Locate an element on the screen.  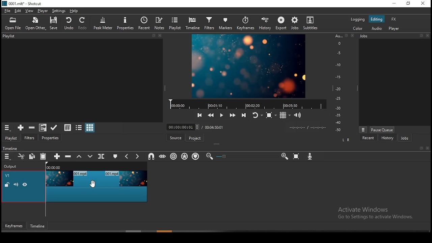
Playlist is located at coordinates (83, 36).